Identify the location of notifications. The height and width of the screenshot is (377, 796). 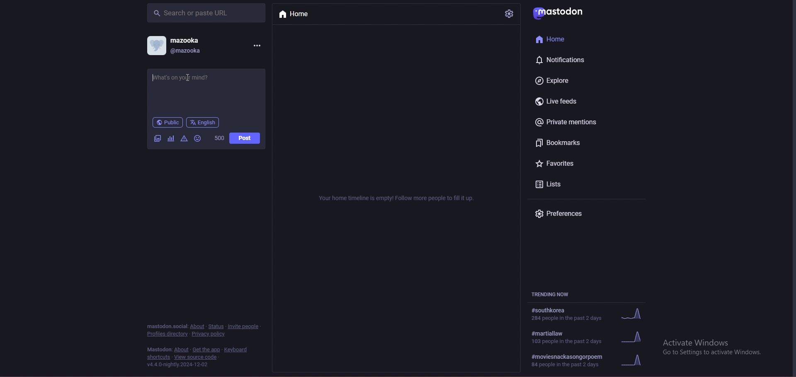
(573, 60).